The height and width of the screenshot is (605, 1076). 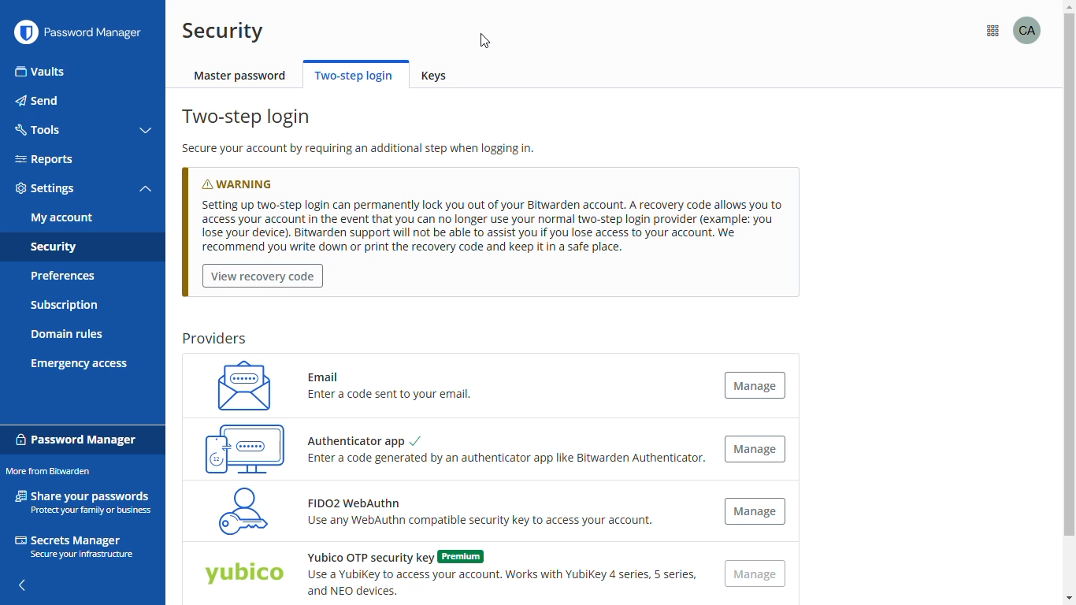 I want to click on Enter a code sent to your email., so click(x=391, y=397).